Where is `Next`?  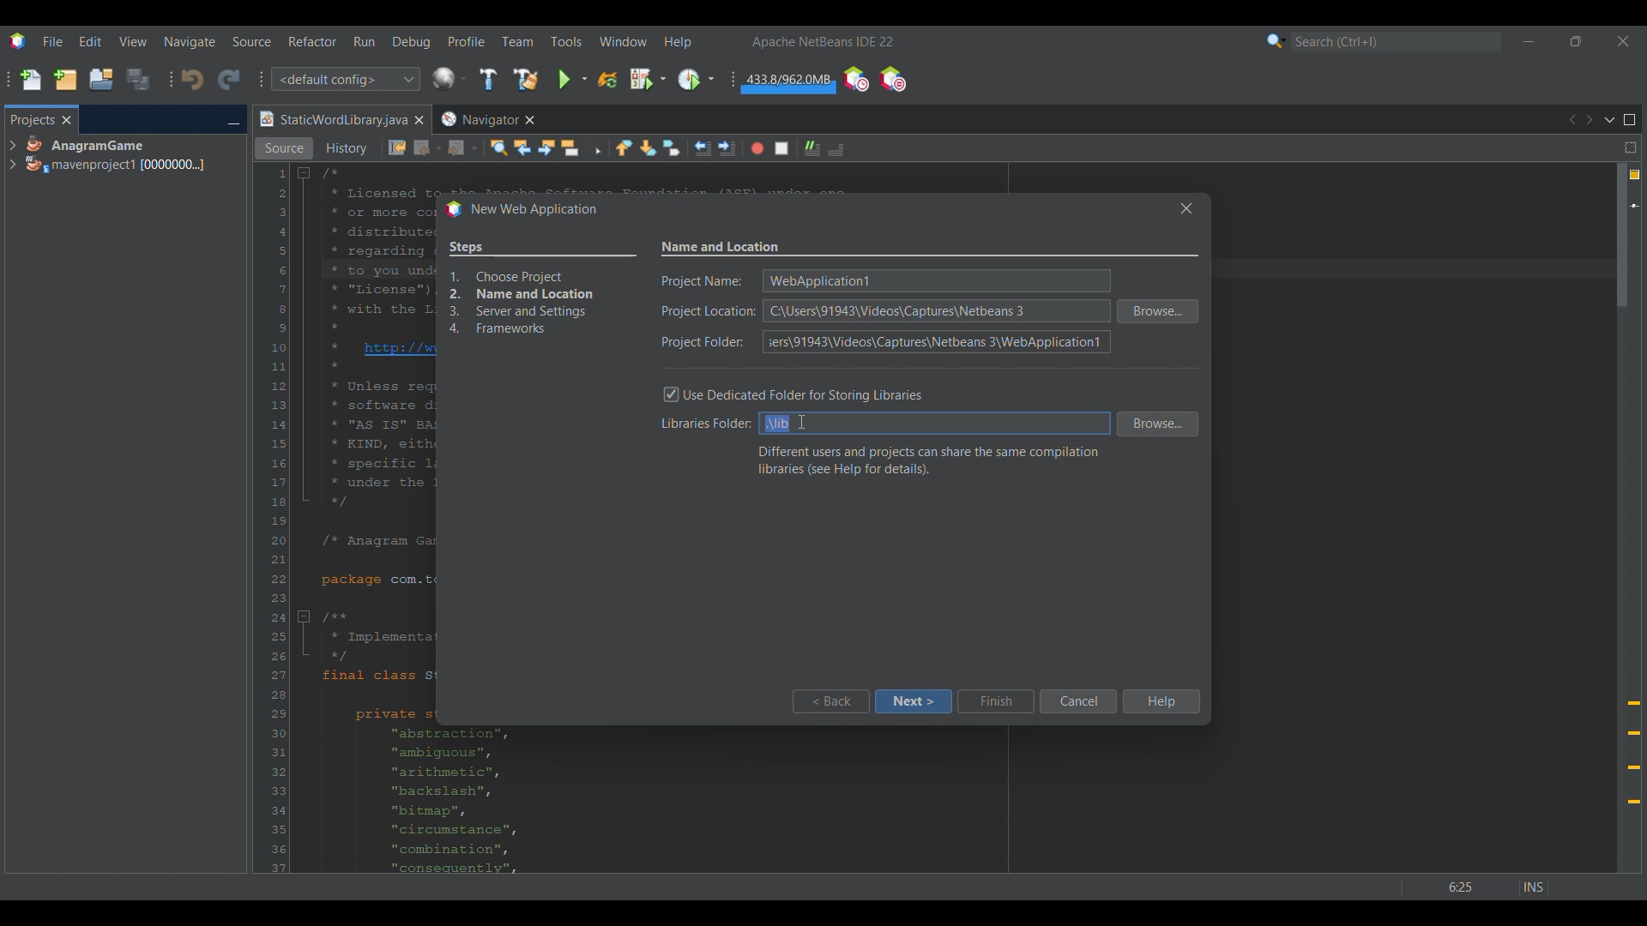 Next is located at coordinates (1589, 120).